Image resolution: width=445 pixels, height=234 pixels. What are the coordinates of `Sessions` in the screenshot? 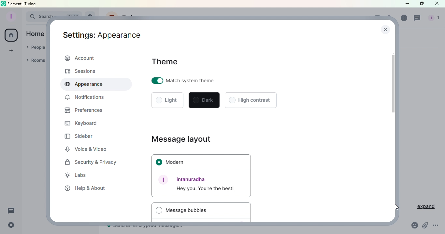 It's located at (85, 71).